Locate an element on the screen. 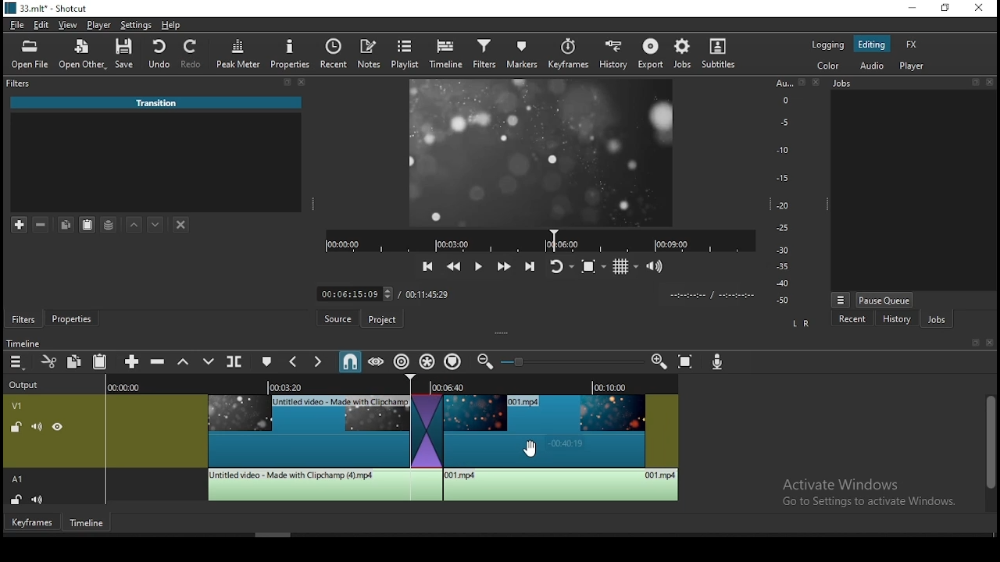 Image resolution: width=1000 pixels, height=562 pixels. color is located at coordinates (829, 65).